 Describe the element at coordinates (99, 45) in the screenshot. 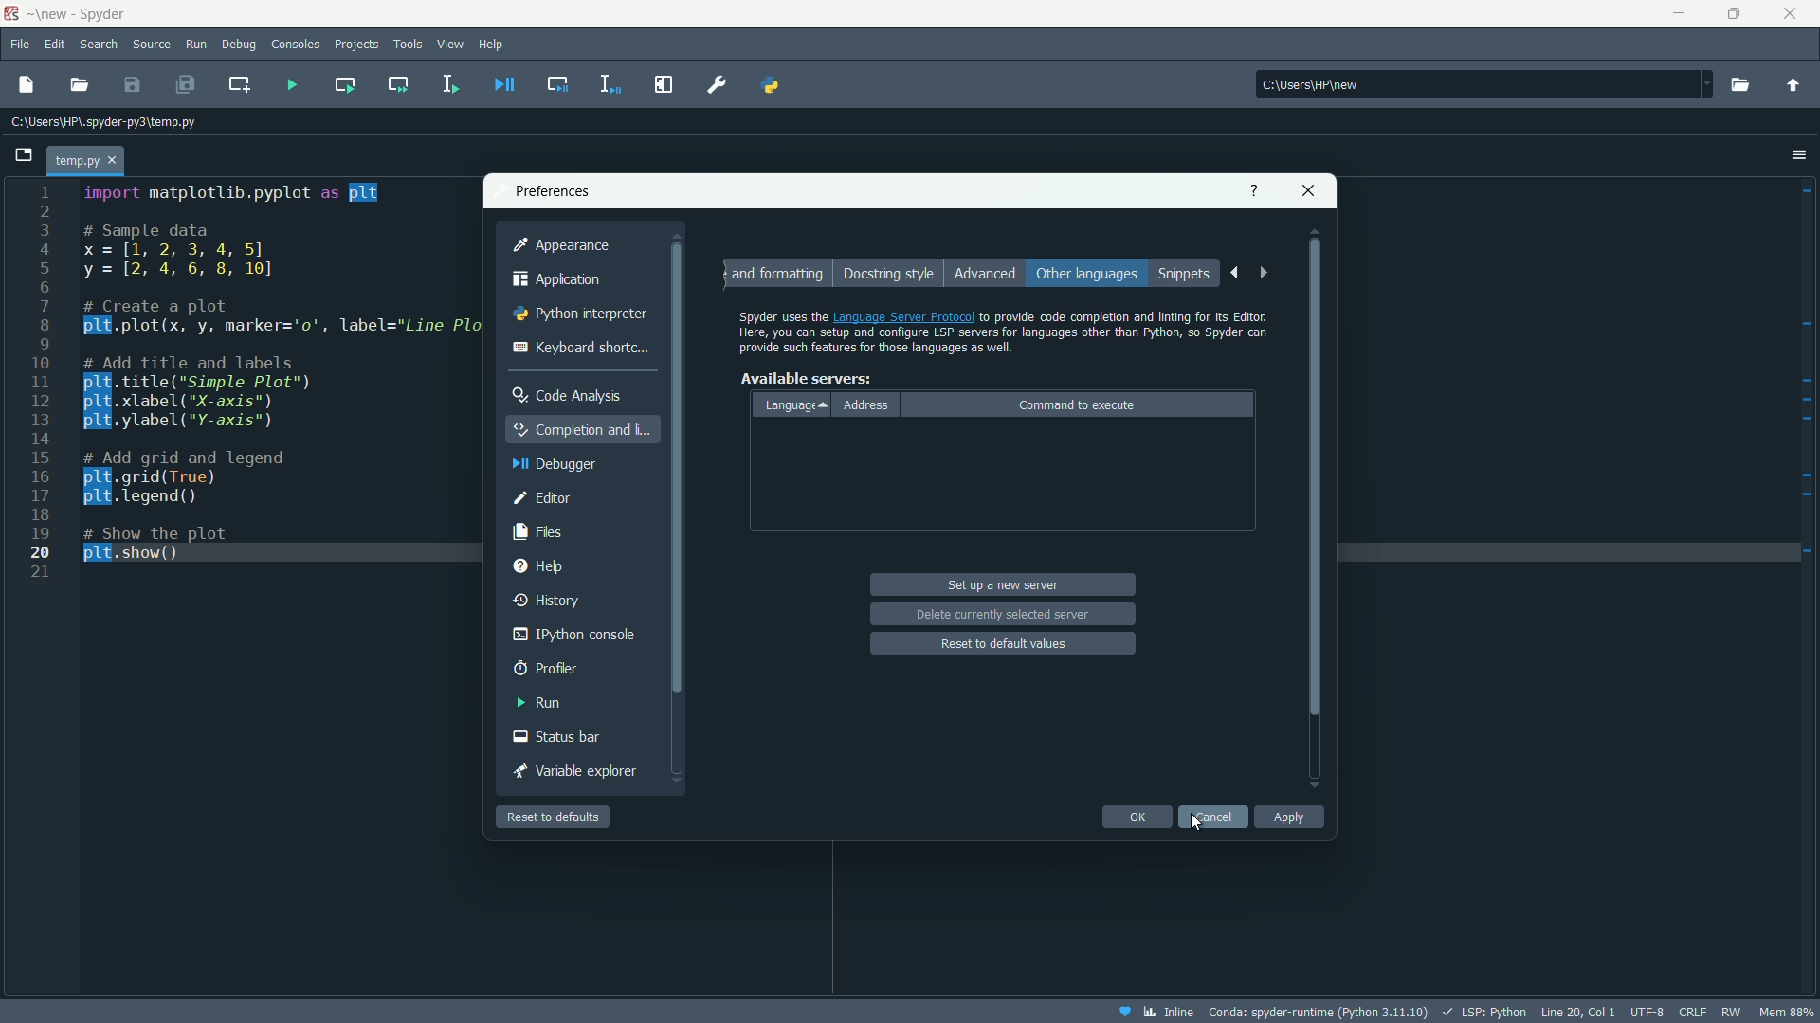

I see `search` at that location.